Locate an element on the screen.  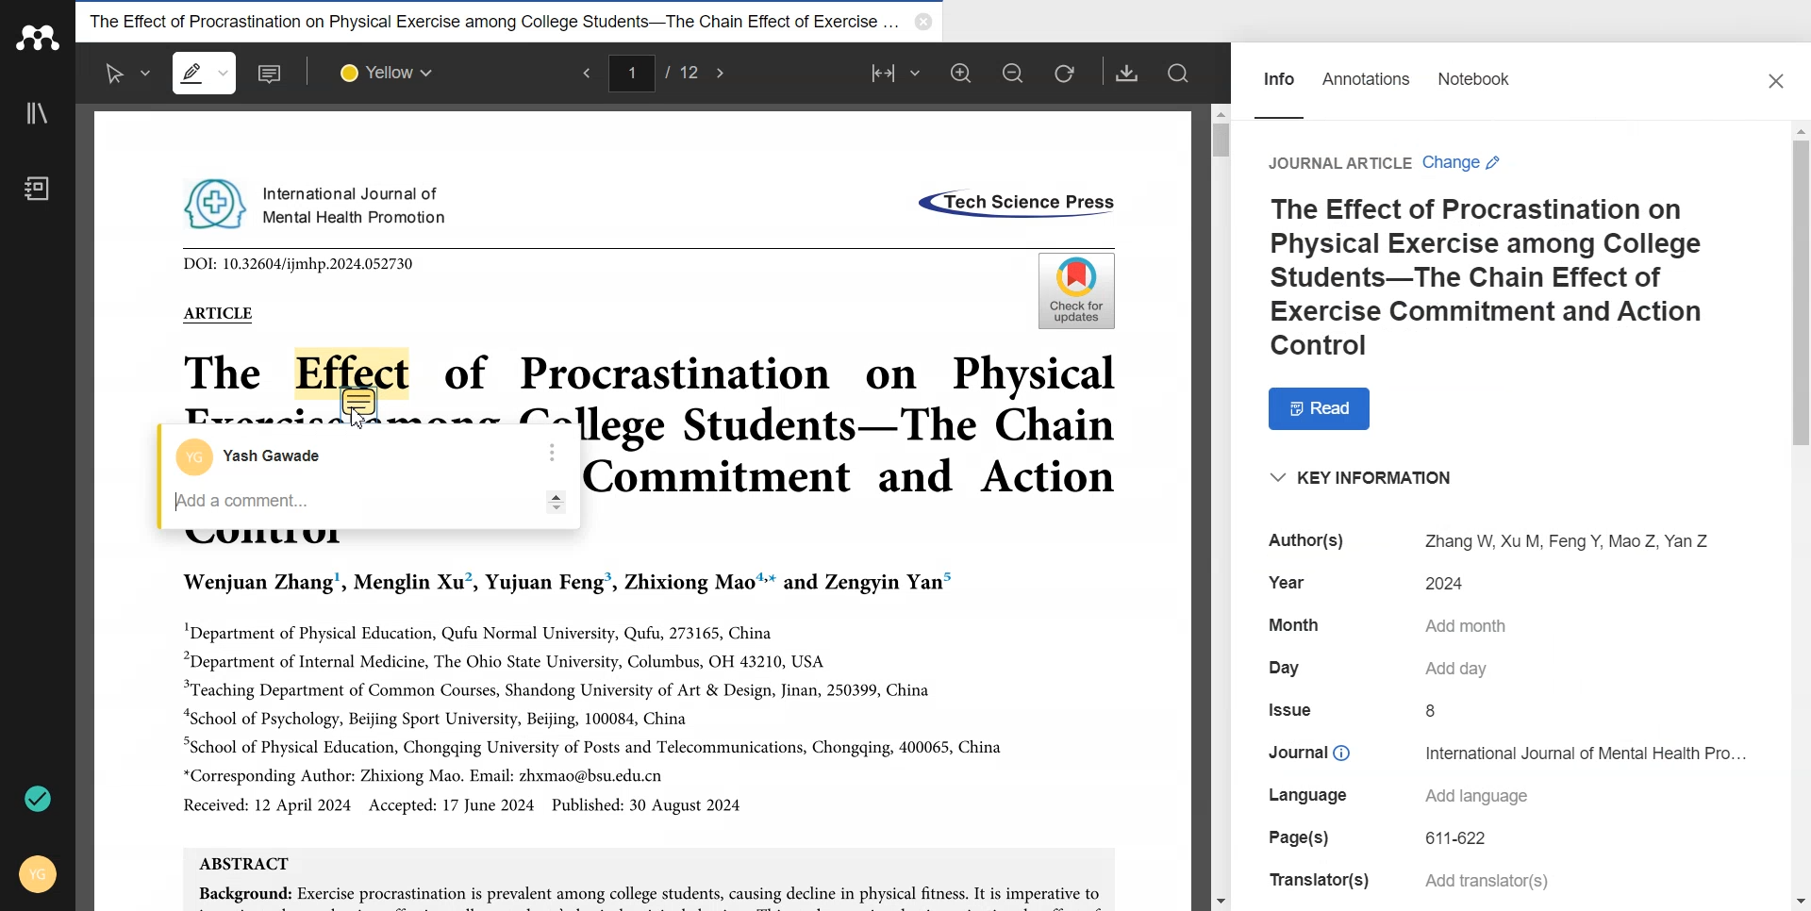
Info is located at coordinates (1279, 84).